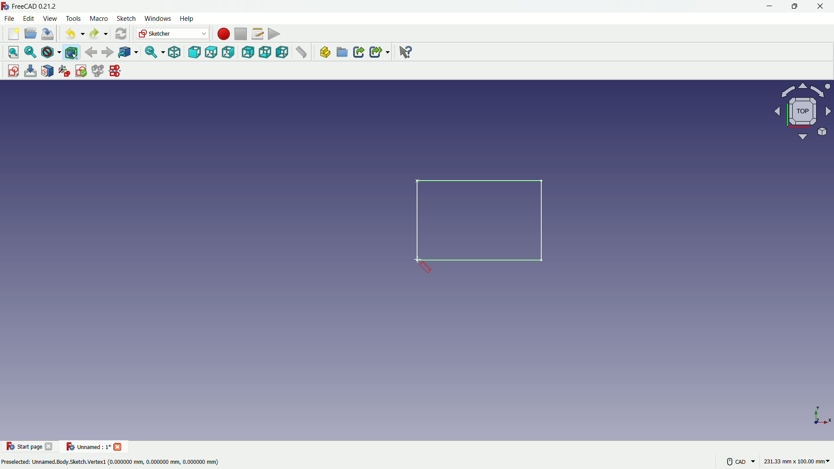 The image size is (834, 469). I want to click on undo, so click(72, 34).